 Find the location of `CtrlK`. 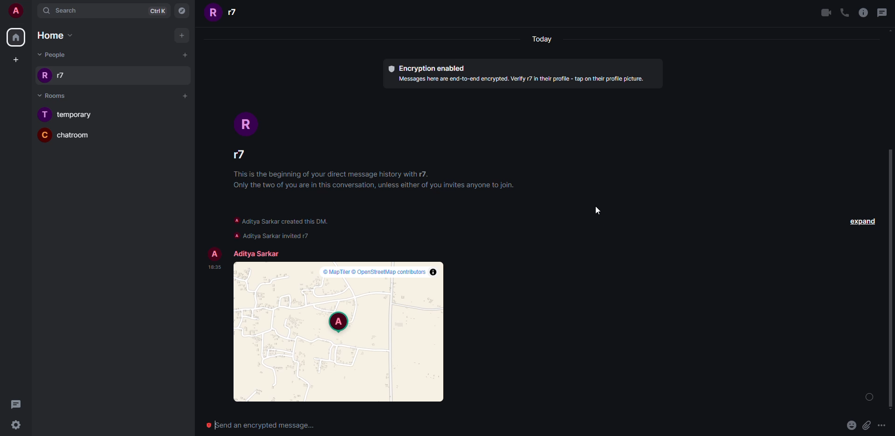

CtrlK is located at coordinates (159, 11).